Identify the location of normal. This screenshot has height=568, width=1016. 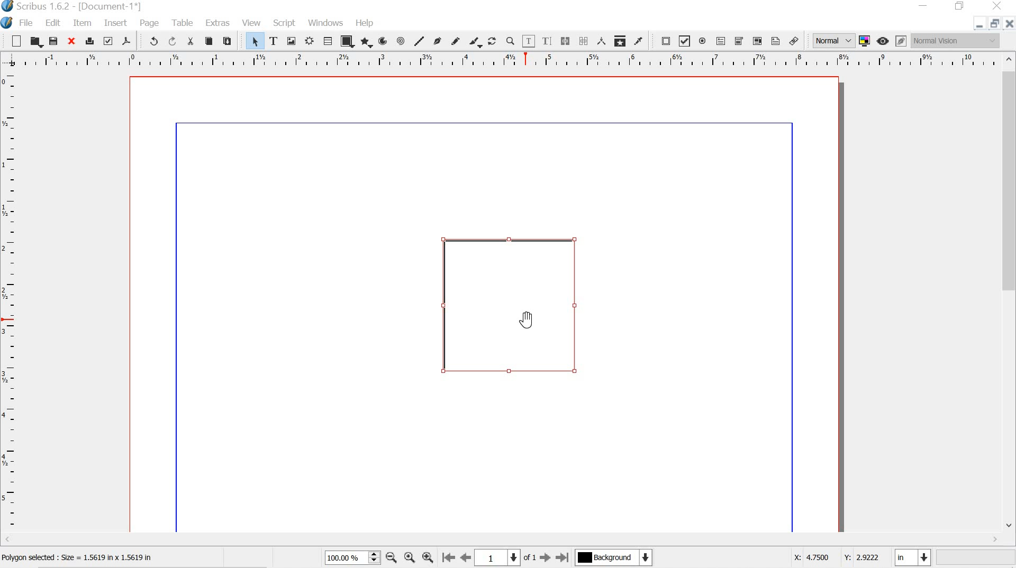
(833, 40).